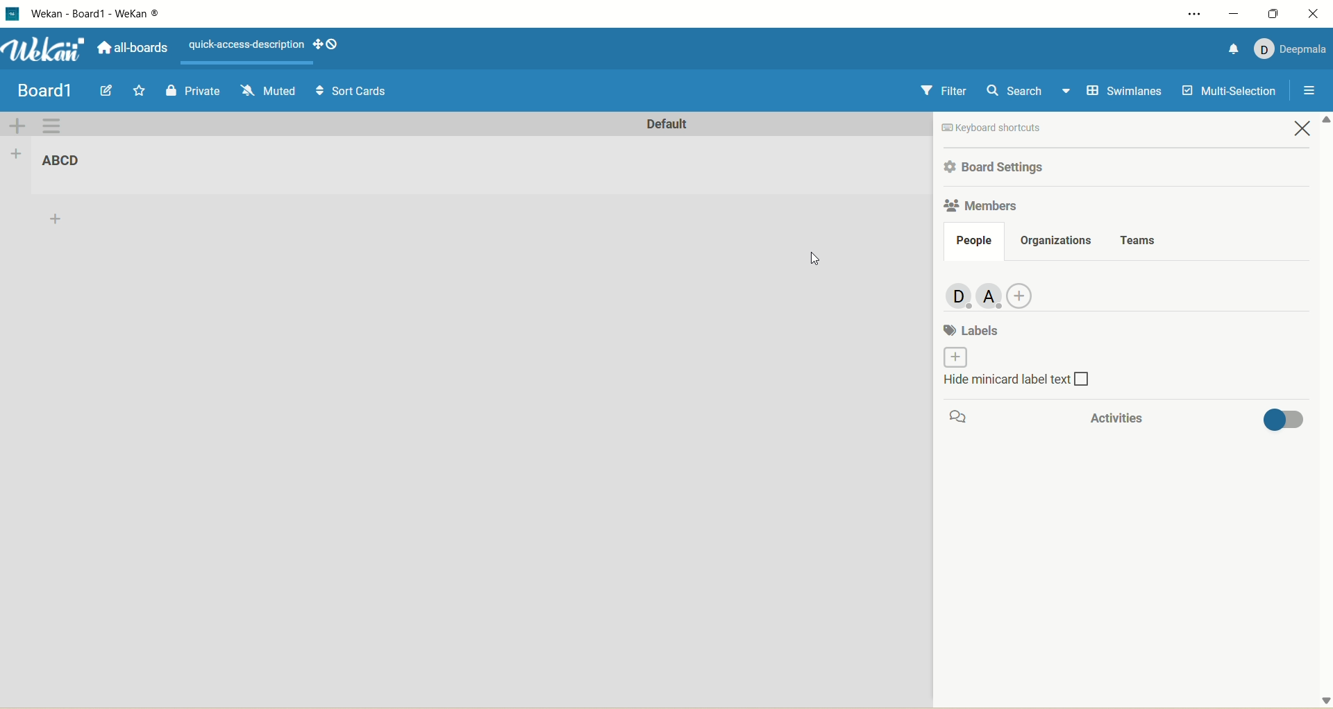 The height and width of the screenshot is (709, 1333). What do you see at coordinates (990, 293) in the screenshot?
I see `member` at bounding box center [990, 293].